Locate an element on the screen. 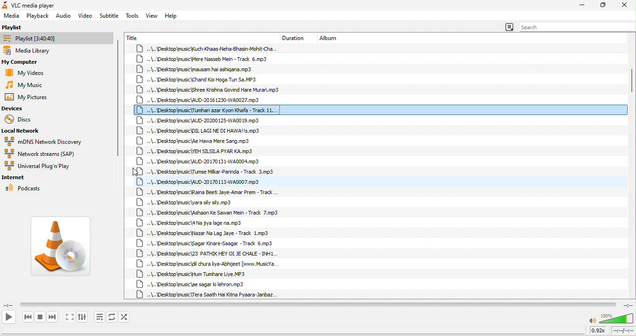  maximize is located at coordinates (603, 6).